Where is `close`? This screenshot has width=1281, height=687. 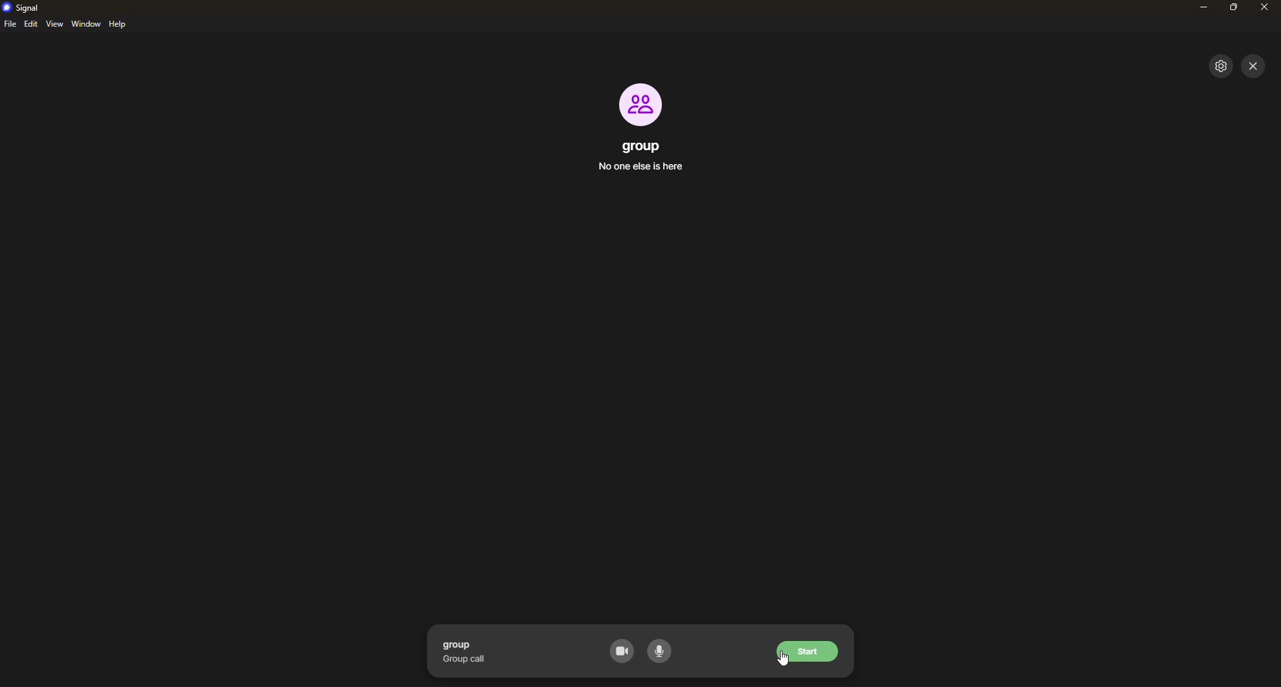
close is located at coordinates (1254, 65).